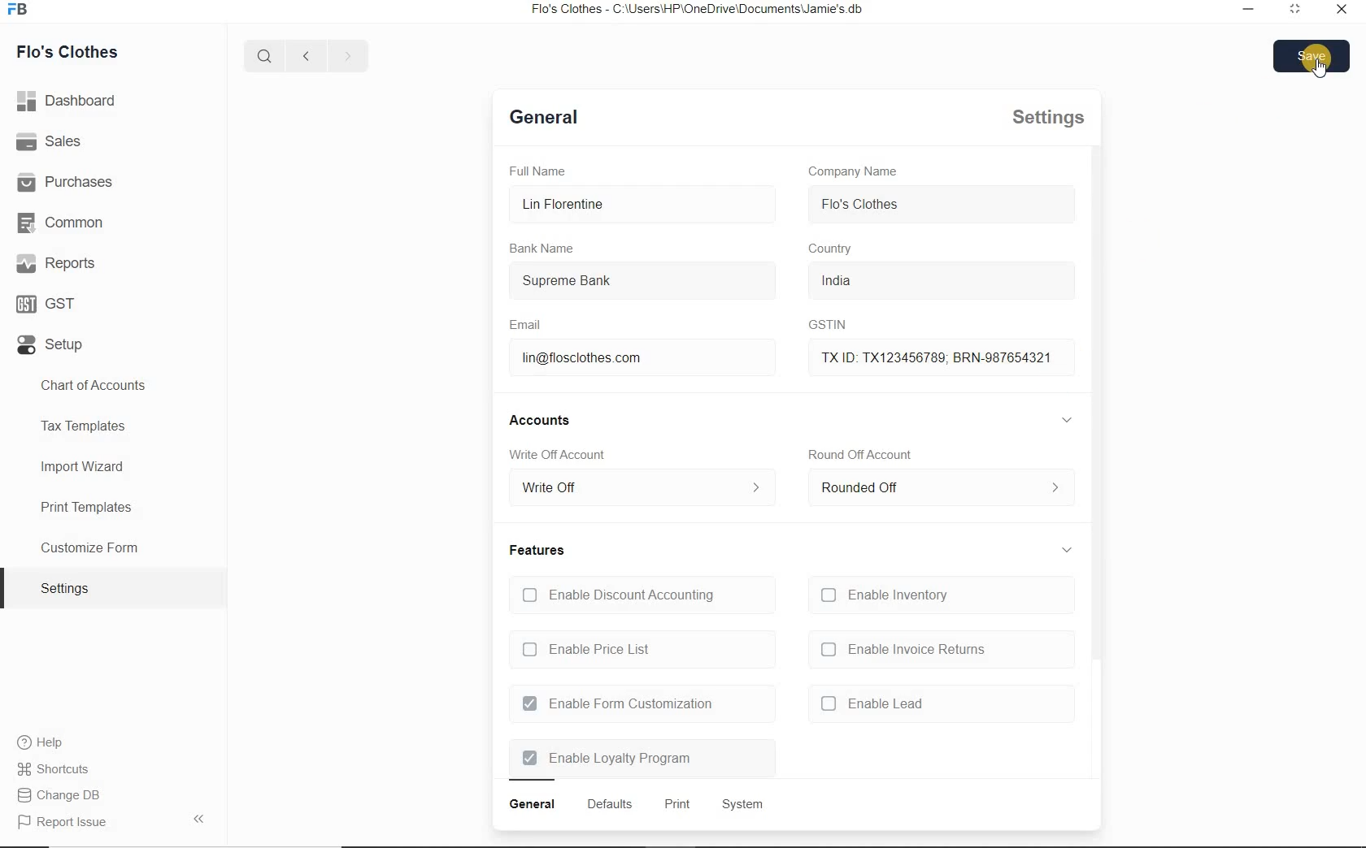 Image resolution: width=1366 pixels, height=848 pixels. I want to click on settings, so click(65, 587).